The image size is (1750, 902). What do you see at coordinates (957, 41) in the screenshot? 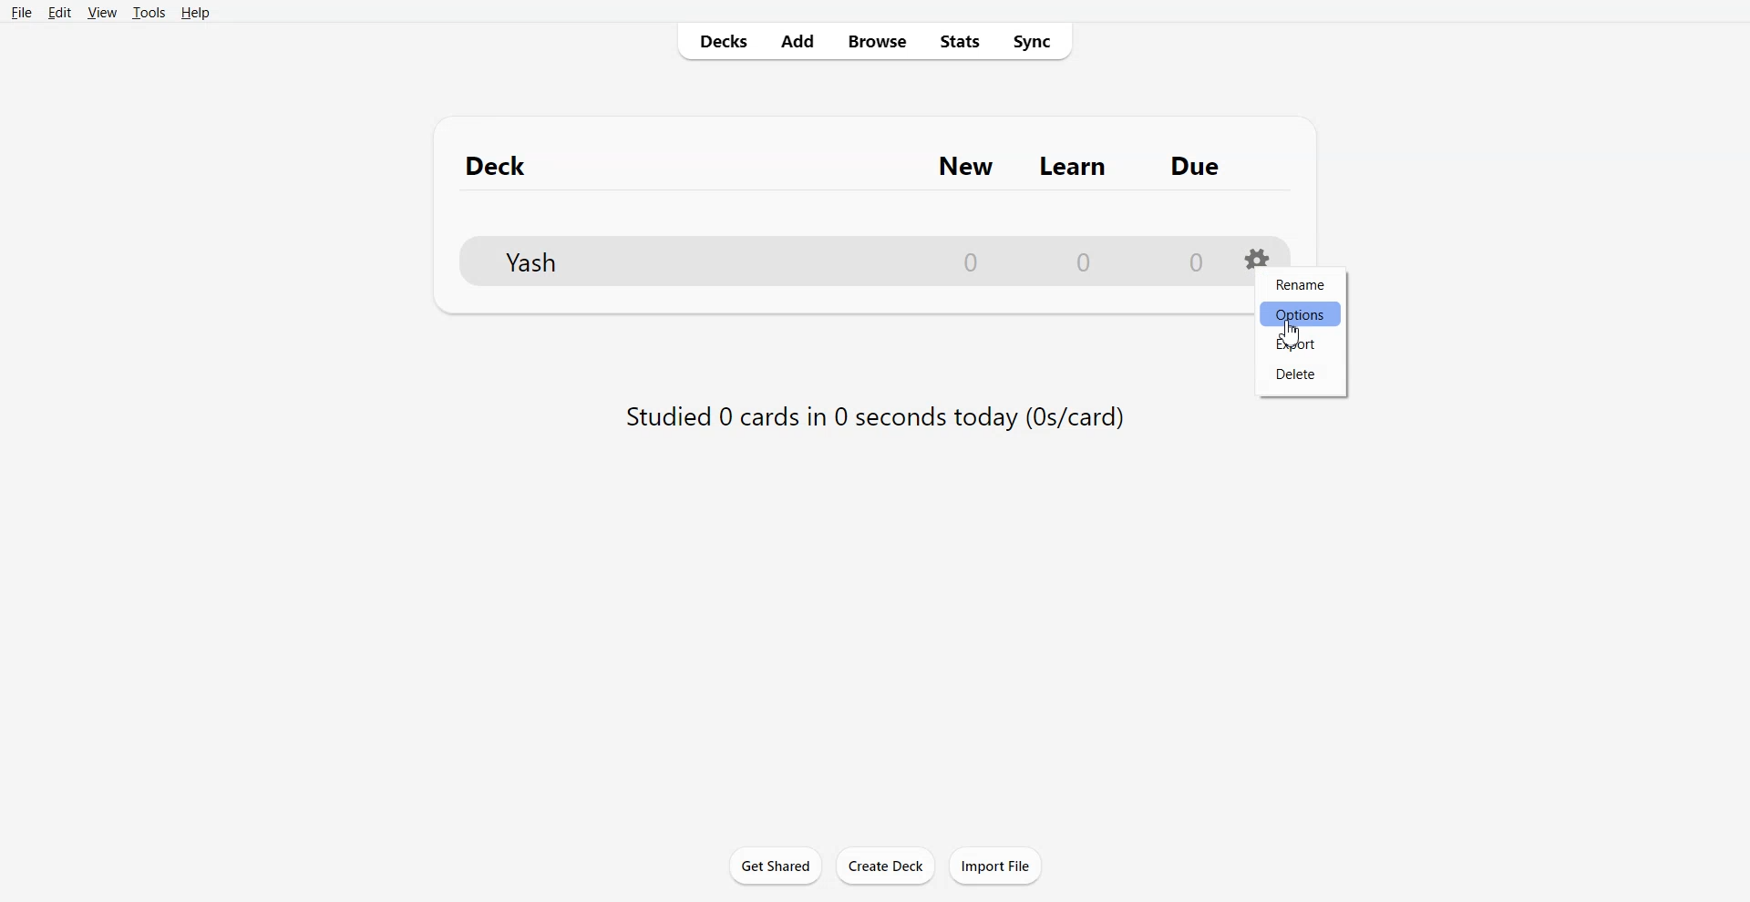
I see `Stats` at bounding box center [957, 41].